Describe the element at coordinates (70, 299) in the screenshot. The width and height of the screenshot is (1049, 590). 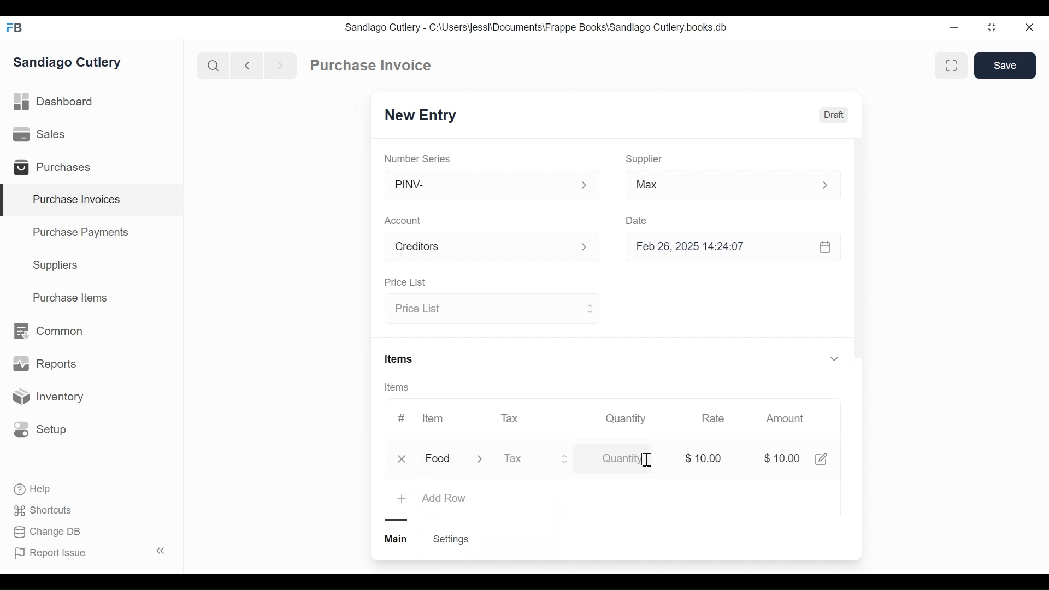
I see `Purchase Items` at that location.